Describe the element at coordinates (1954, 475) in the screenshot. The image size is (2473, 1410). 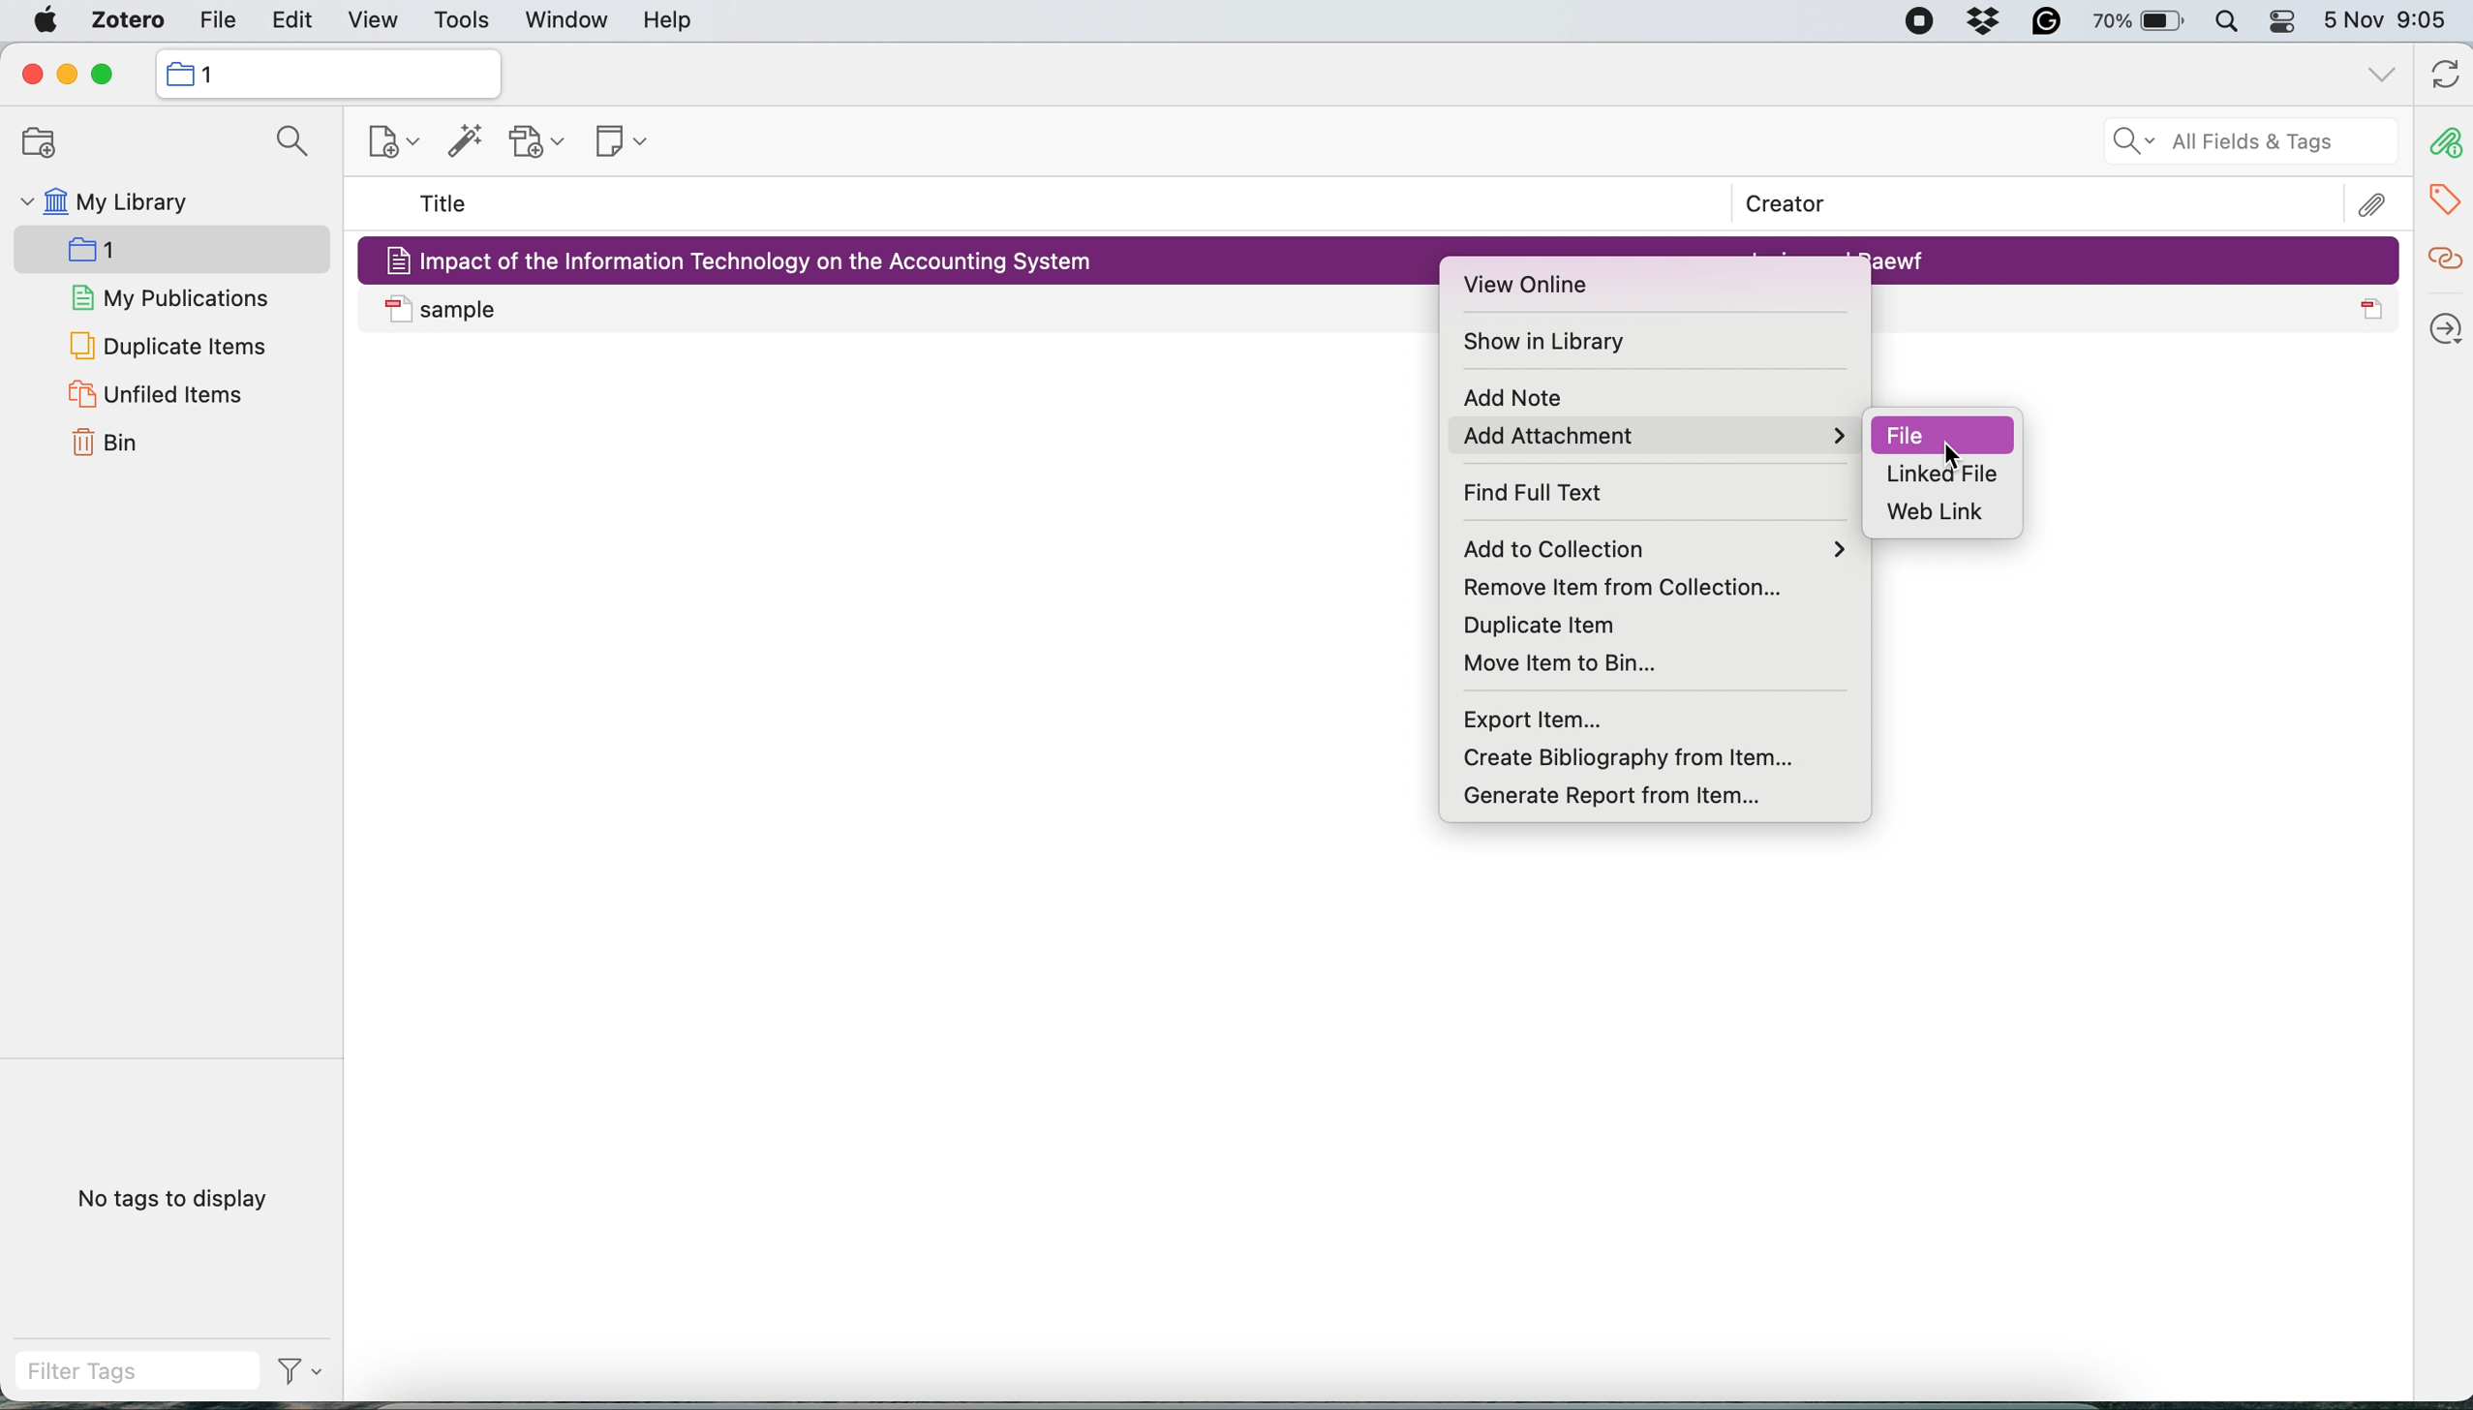
I see `linked file` at that location.